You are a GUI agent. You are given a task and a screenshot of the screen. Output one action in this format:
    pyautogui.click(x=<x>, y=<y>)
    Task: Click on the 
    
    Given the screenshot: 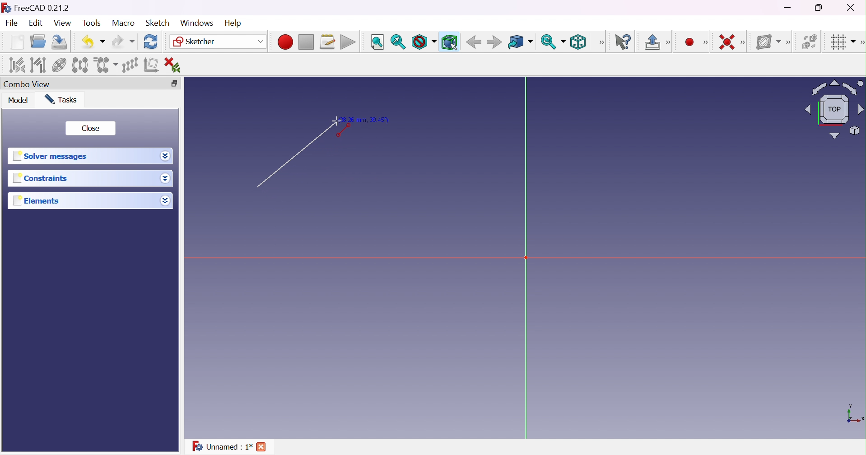 What is the action you would take?
    pyautogui.click(x=652, y=42)
    